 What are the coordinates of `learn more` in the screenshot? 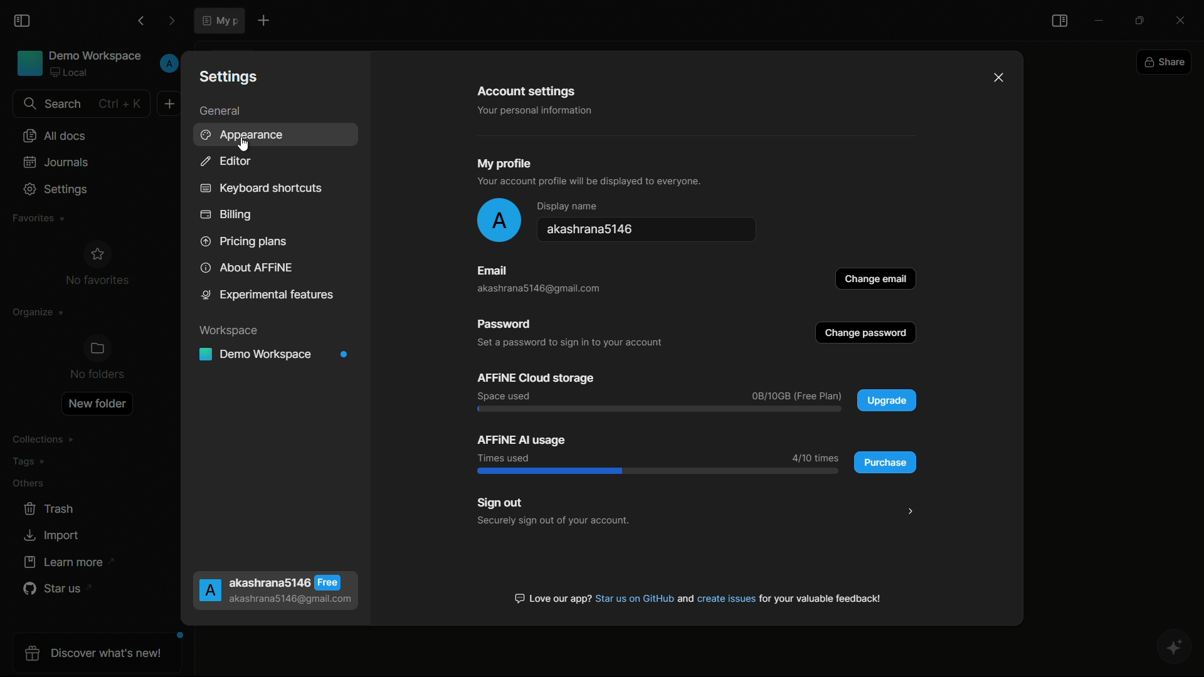 It's located at (65, 562).